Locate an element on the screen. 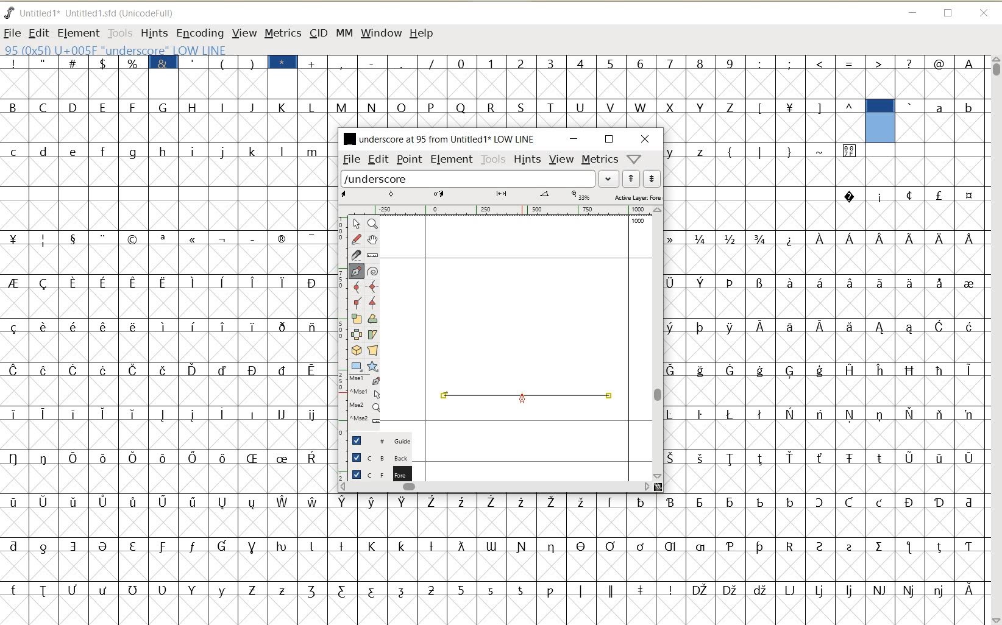  flip the selection is located at coordinates (356, 334).